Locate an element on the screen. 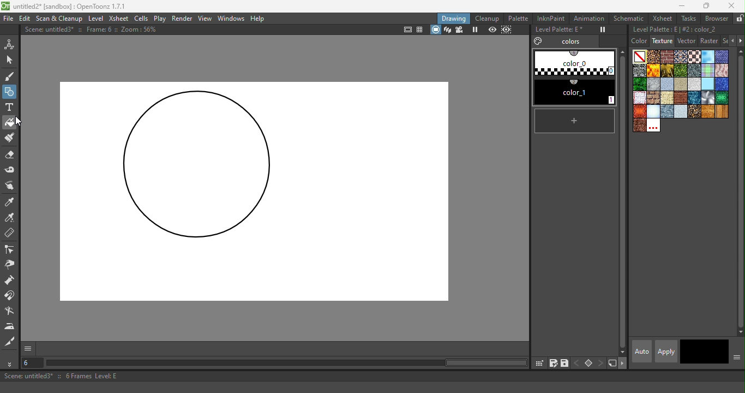  Finger tool is located at coordinates (11, 185).